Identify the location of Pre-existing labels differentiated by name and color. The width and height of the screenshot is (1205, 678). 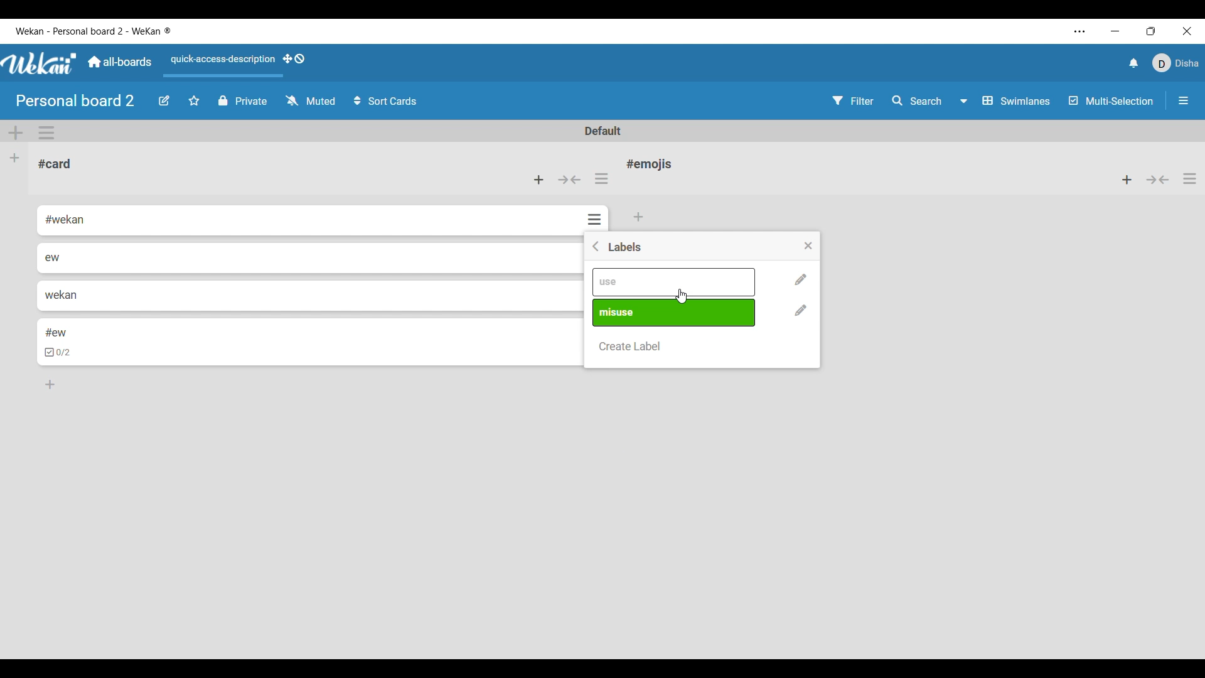
(675, 282).